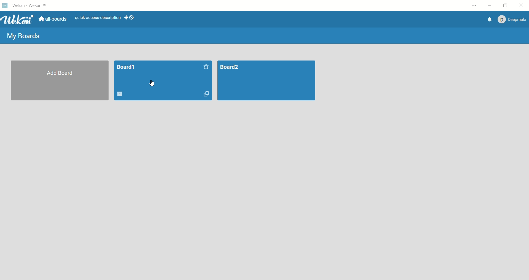 This screenshot has height=280, width=529. Describe the element at coordinates (505, 6) in the screenshot. I see `maximize` at that location.